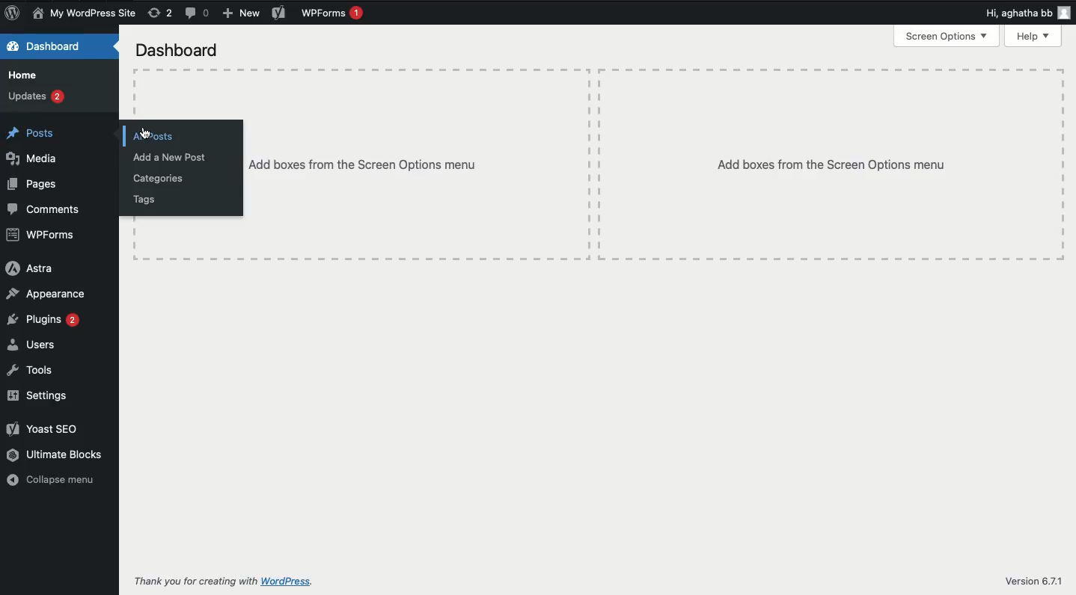 The height and width of the screenshot is (595, 1076). I want to click on Dashboard, so click(181, 50).